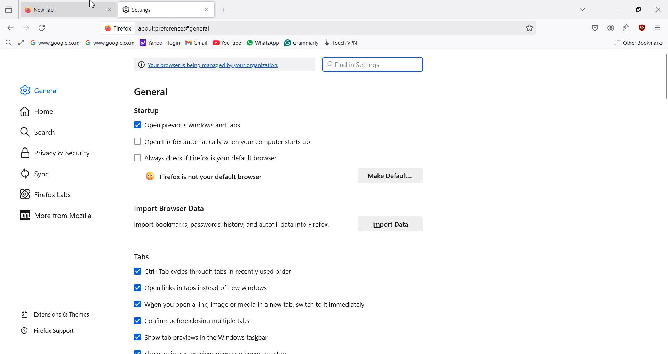  Describe the element at coordinates (206, 9) in the screenshot. I see `Close` at that location.